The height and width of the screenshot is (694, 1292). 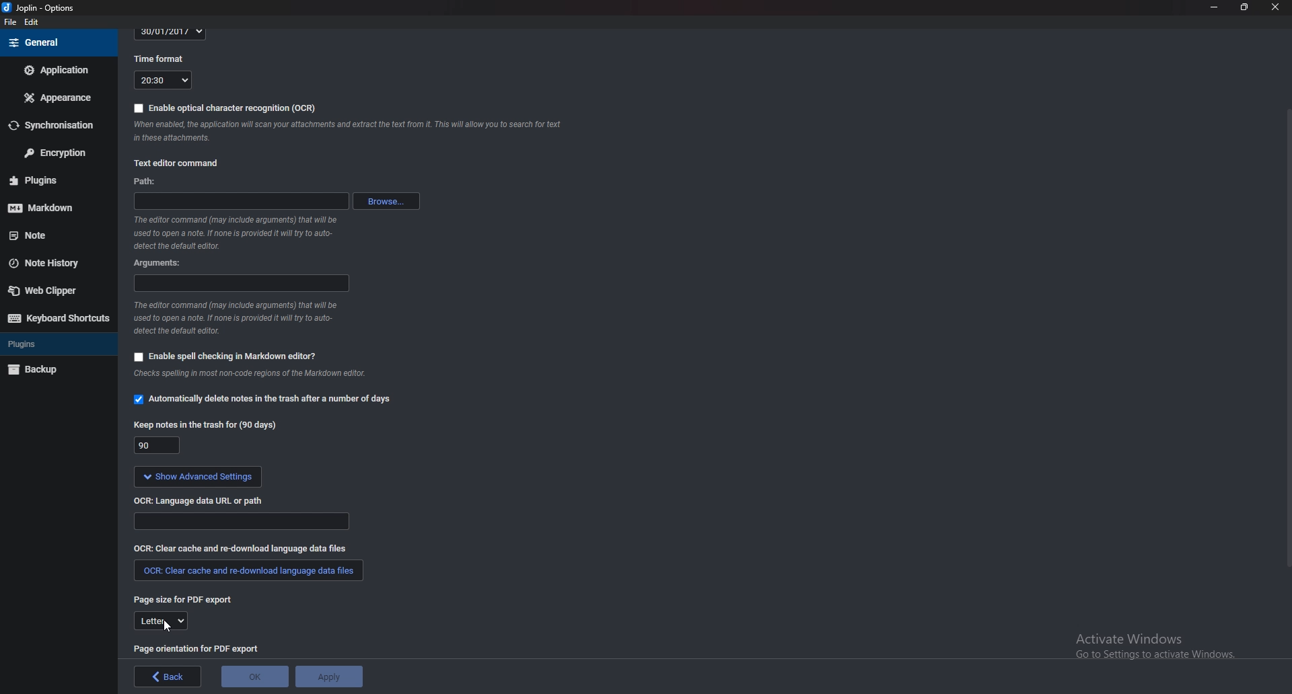 What do you see at coordinates (353, 134) in the screenshot?
I see `Info` at bounding box center [353, 134].